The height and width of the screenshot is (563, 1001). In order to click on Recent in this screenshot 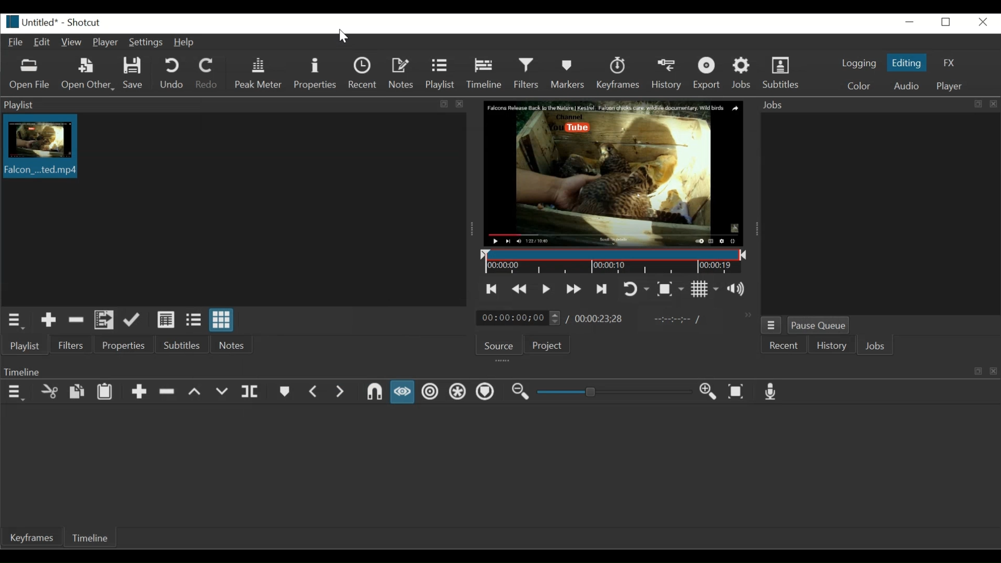, I will do `click(783, 346)`.